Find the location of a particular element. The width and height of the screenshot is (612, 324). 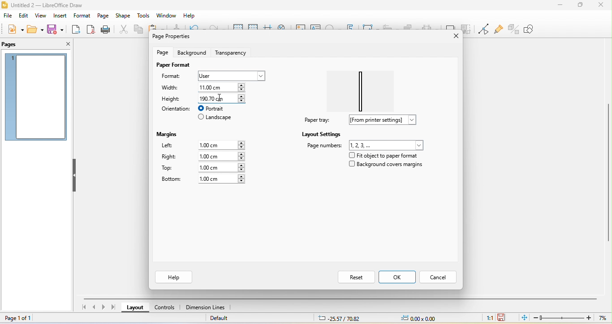

export directly as pdf is located at coordinates (91, 30).